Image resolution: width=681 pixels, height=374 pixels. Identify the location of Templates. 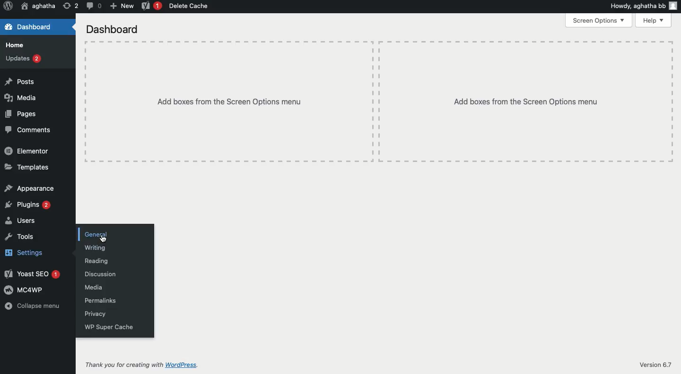
(25, 167).